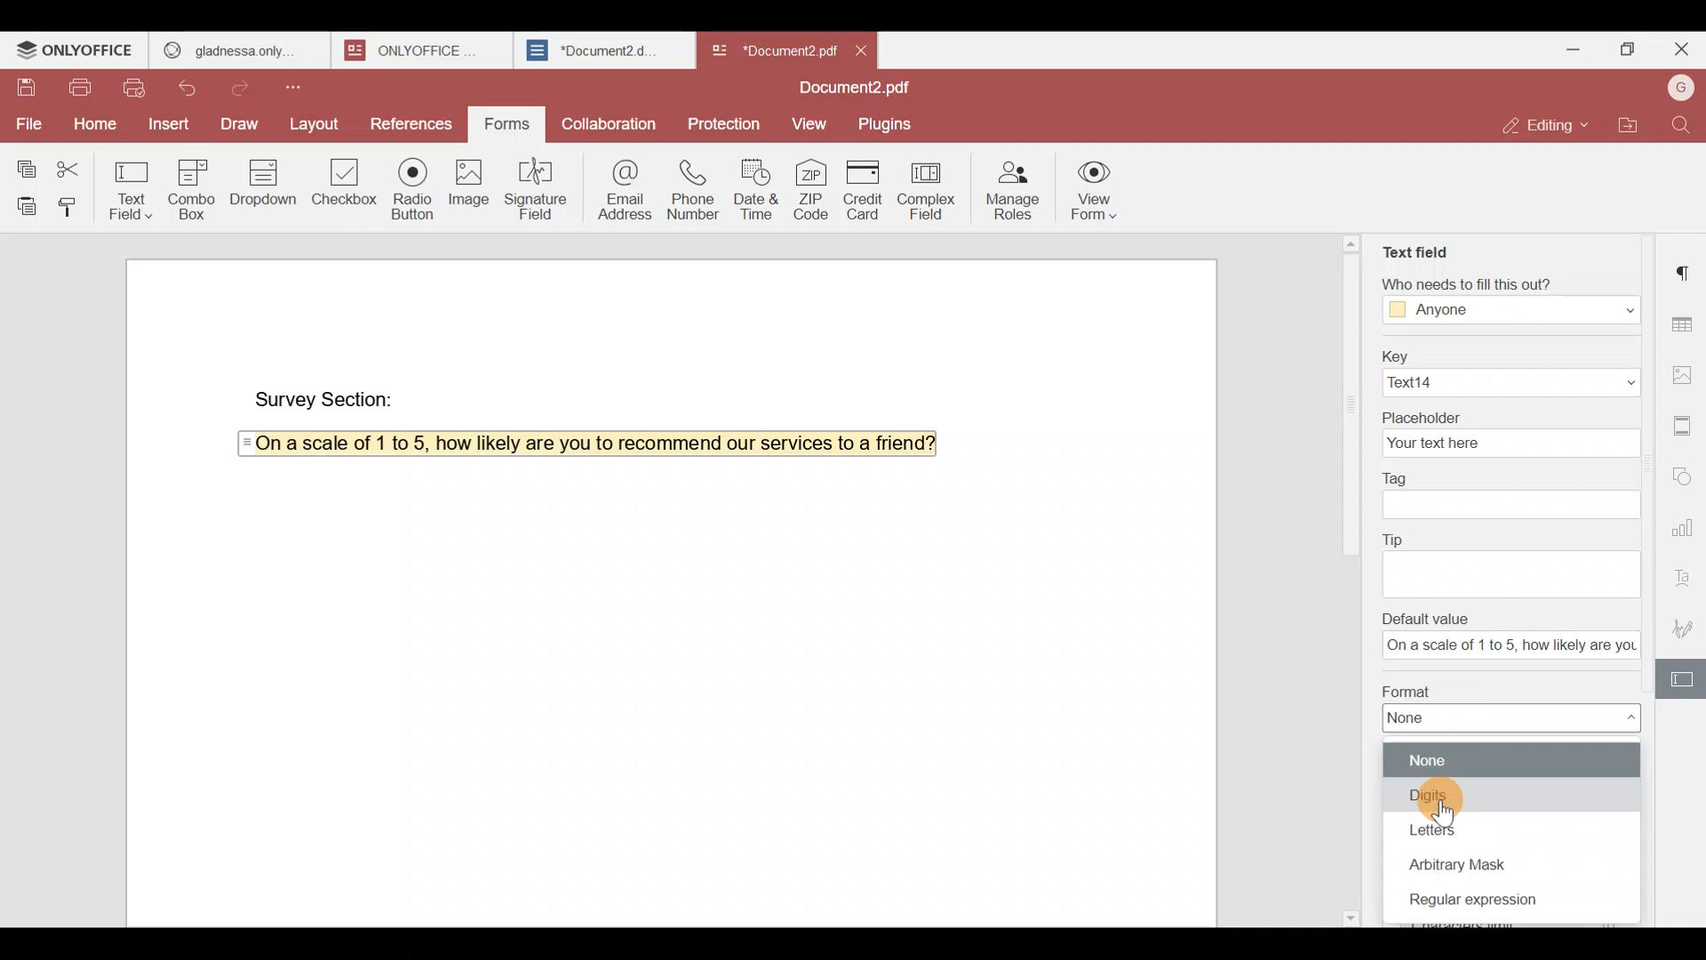 Image resolution: width=1706 pixels, height=960 pixels. I want to click on Shapes settings, so click(1686, 476).